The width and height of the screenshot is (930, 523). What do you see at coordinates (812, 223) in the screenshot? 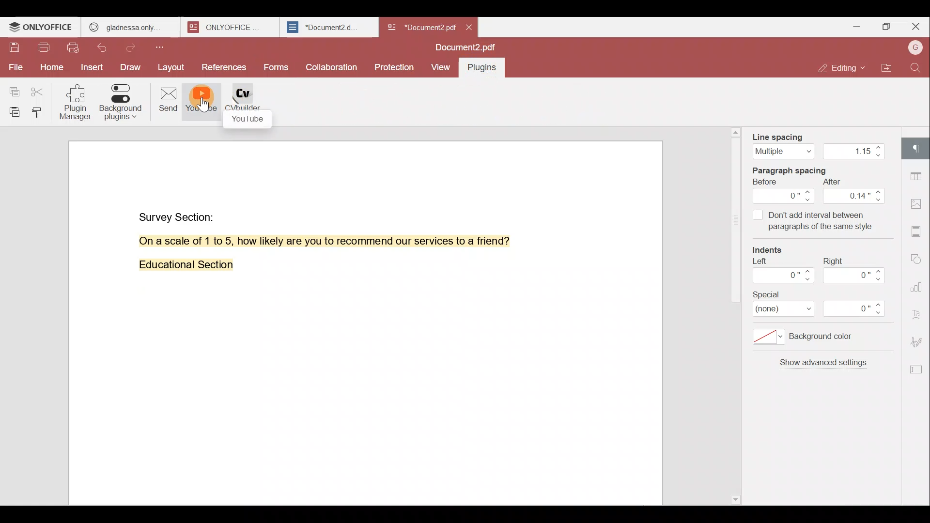
I see `Don't add interval between
paragraphs of the same style` at bounding box center [812, 223].